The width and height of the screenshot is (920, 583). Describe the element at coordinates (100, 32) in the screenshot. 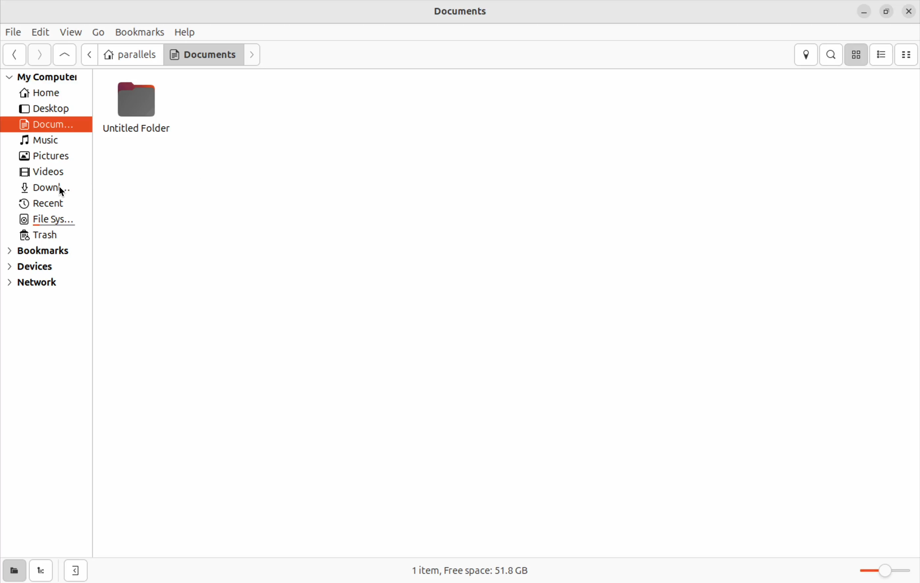

I see `Go` at that location.